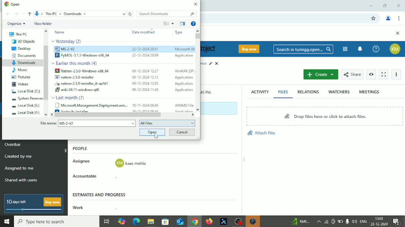 The image size is (405, 227). Describe the element at coordinates (67, 41) in the screenshot. I see `files modified Yesterday (2)` at that location.